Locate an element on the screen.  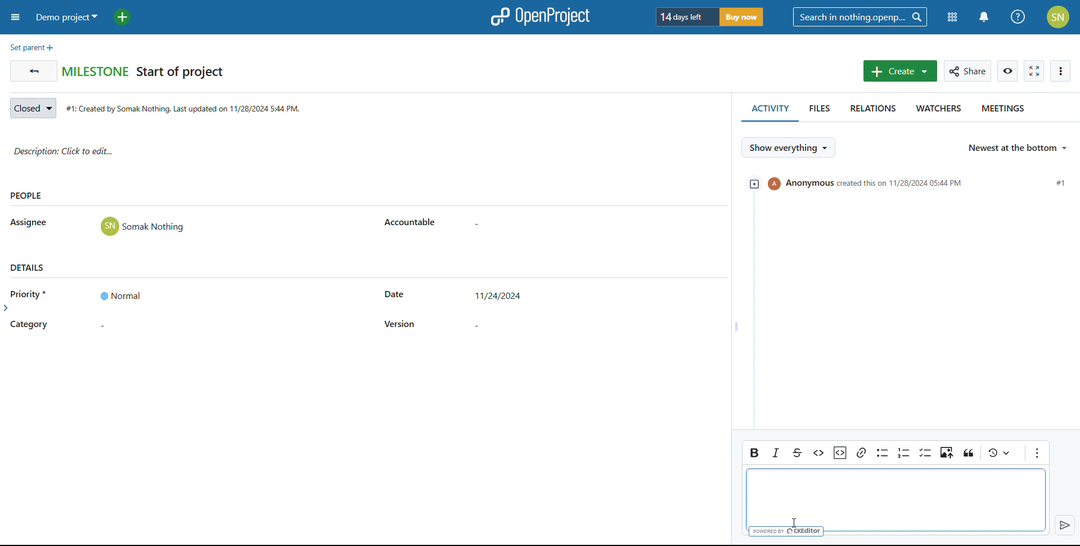
to do list is located at coordinates (925, 453).